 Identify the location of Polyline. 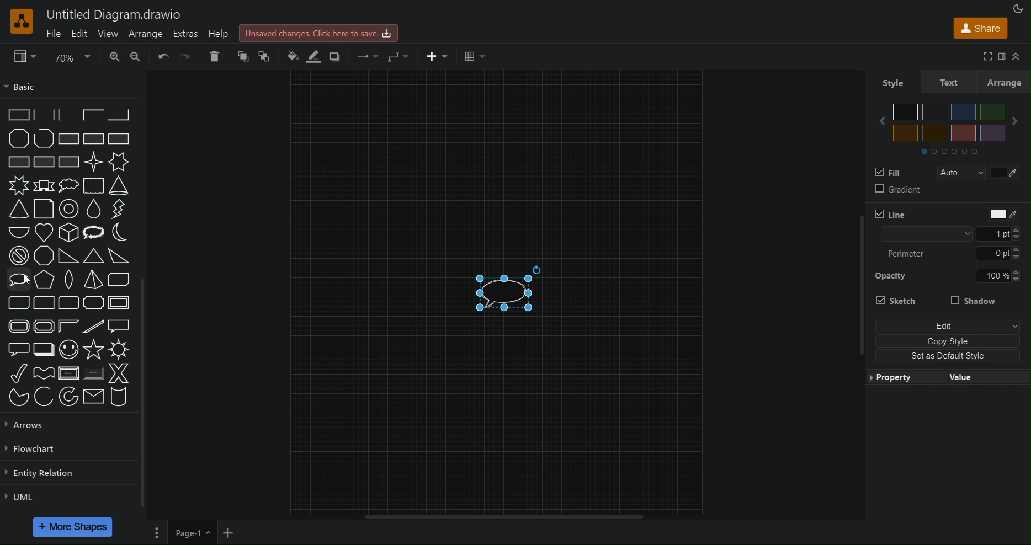
(44, 138).